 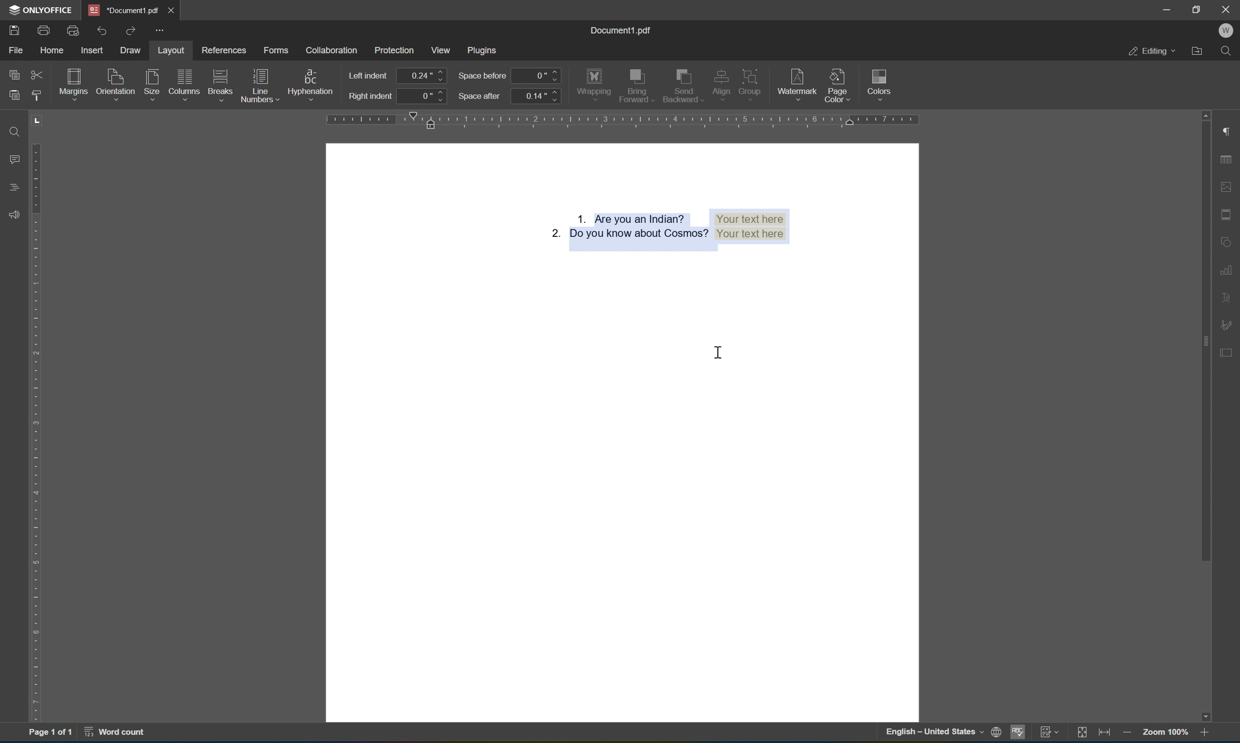 What do you see at coordinates (1196, 10) in the screenshot?
I see `restore down` at bounding box center [1196, 10].